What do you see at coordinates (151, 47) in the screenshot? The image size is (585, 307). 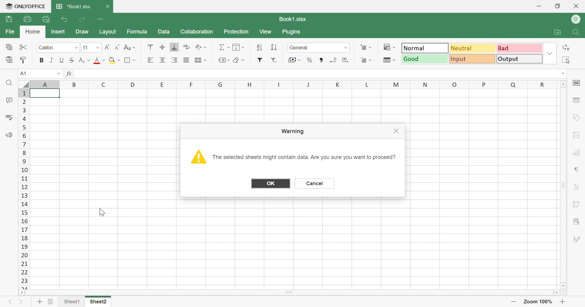 I see `Align Top` at bounding box center [151, 47].